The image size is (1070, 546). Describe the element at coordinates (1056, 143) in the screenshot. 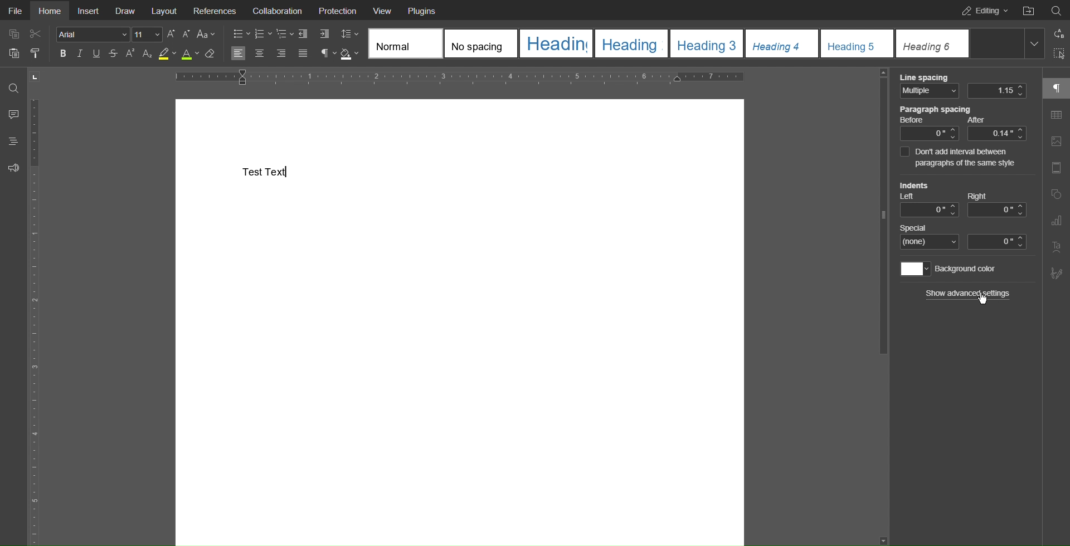

I see `Image Settings` at that location.